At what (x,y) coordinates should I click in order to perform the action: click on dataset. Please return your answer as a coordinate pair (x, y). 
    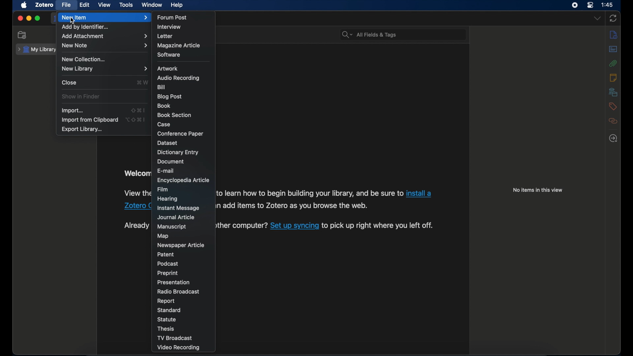
    Looking at the image, I should click on (168, 143).